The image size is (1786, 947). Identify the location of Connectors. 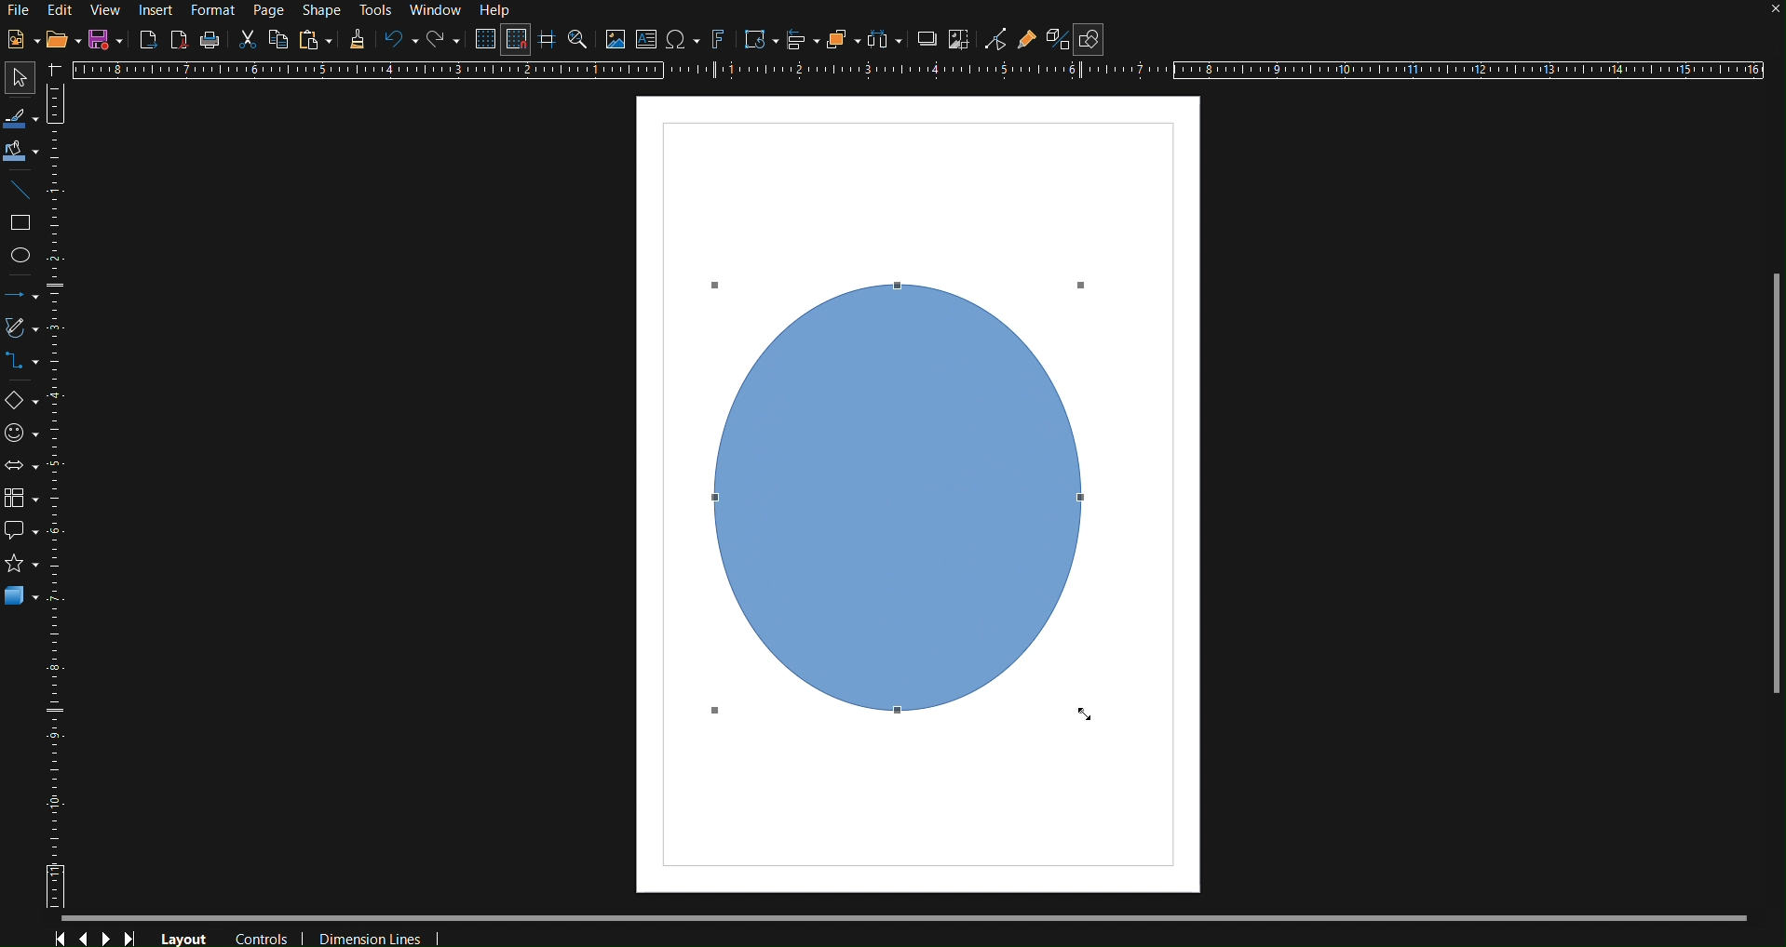
(27, 367).